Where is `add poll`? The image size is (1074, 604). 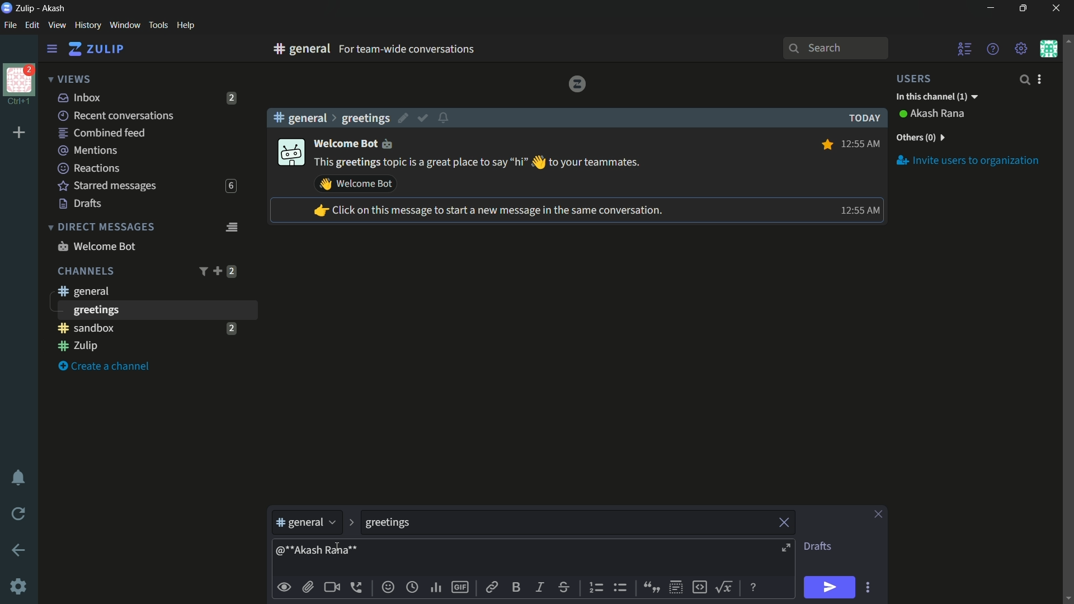 add poll is located at coordinates (437, 588).